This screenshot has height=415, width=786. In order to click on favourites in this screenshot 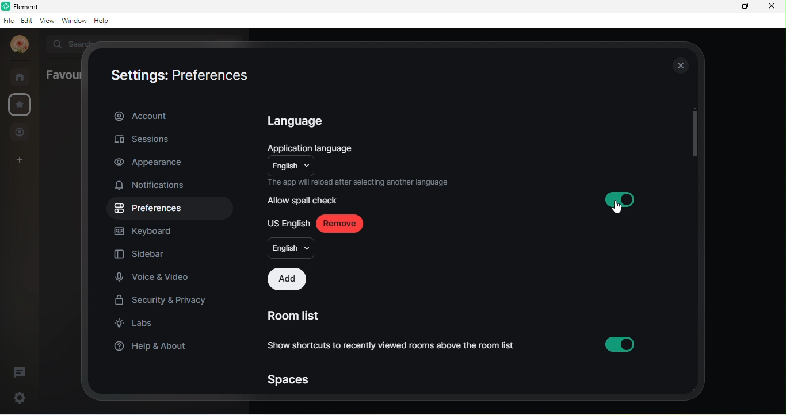, I will do `click(60, 77)`.